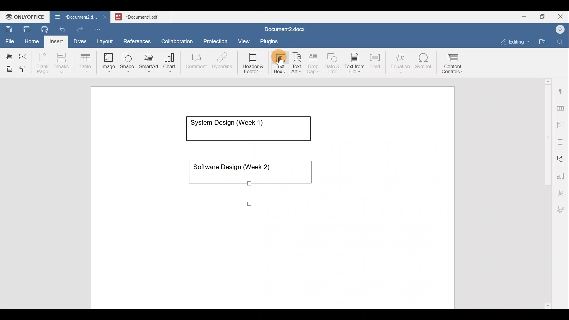  I want to click on Minimize, so click(524, 16).